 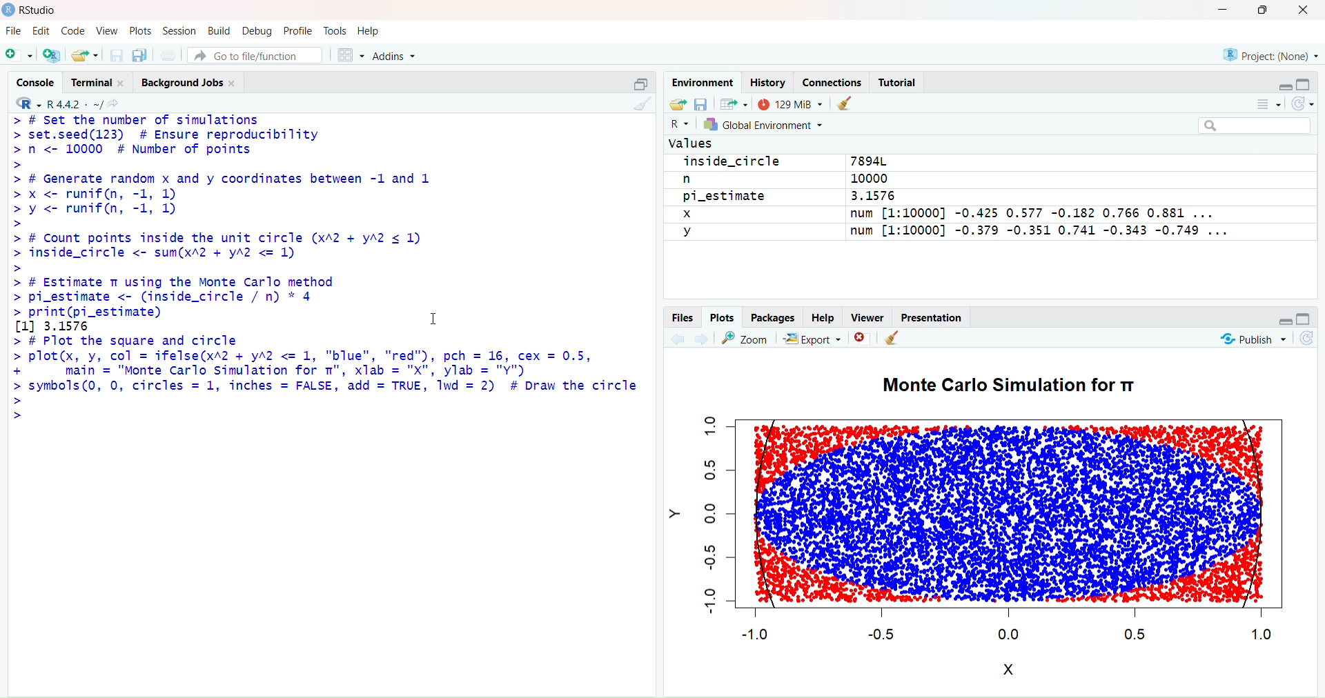 I want to click on Tools, so click(x=335, y=30).